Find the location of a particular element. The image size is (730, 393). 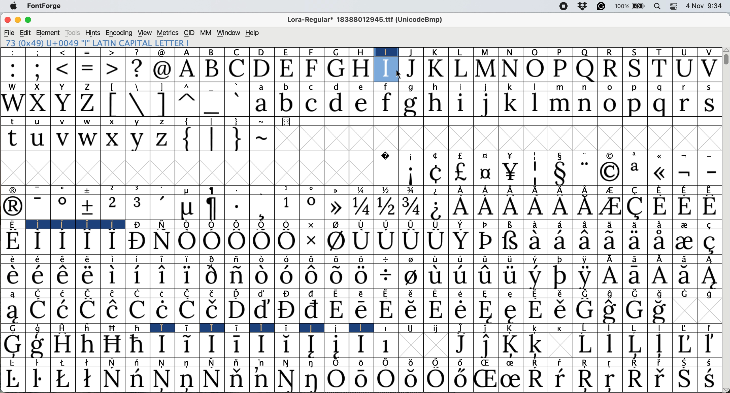

Symbol is located at coordinates (685, 379).